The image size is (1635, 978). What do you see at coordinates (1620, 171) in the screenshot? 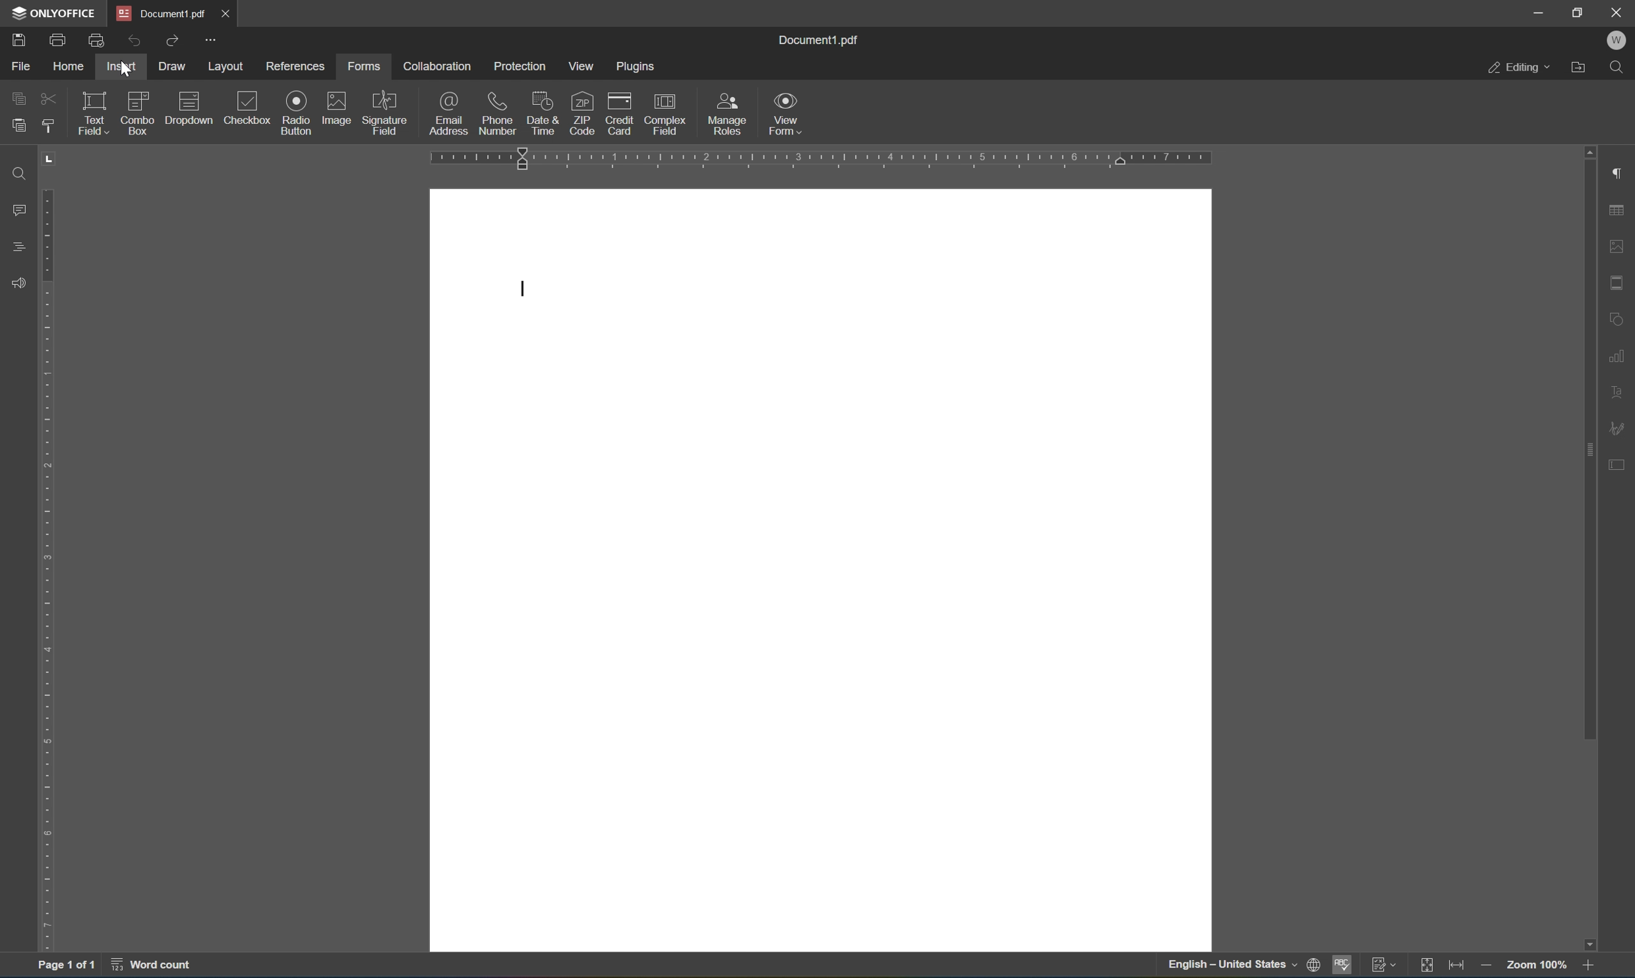
I see `Paragraph settings` at bounding box center [1620, 171].